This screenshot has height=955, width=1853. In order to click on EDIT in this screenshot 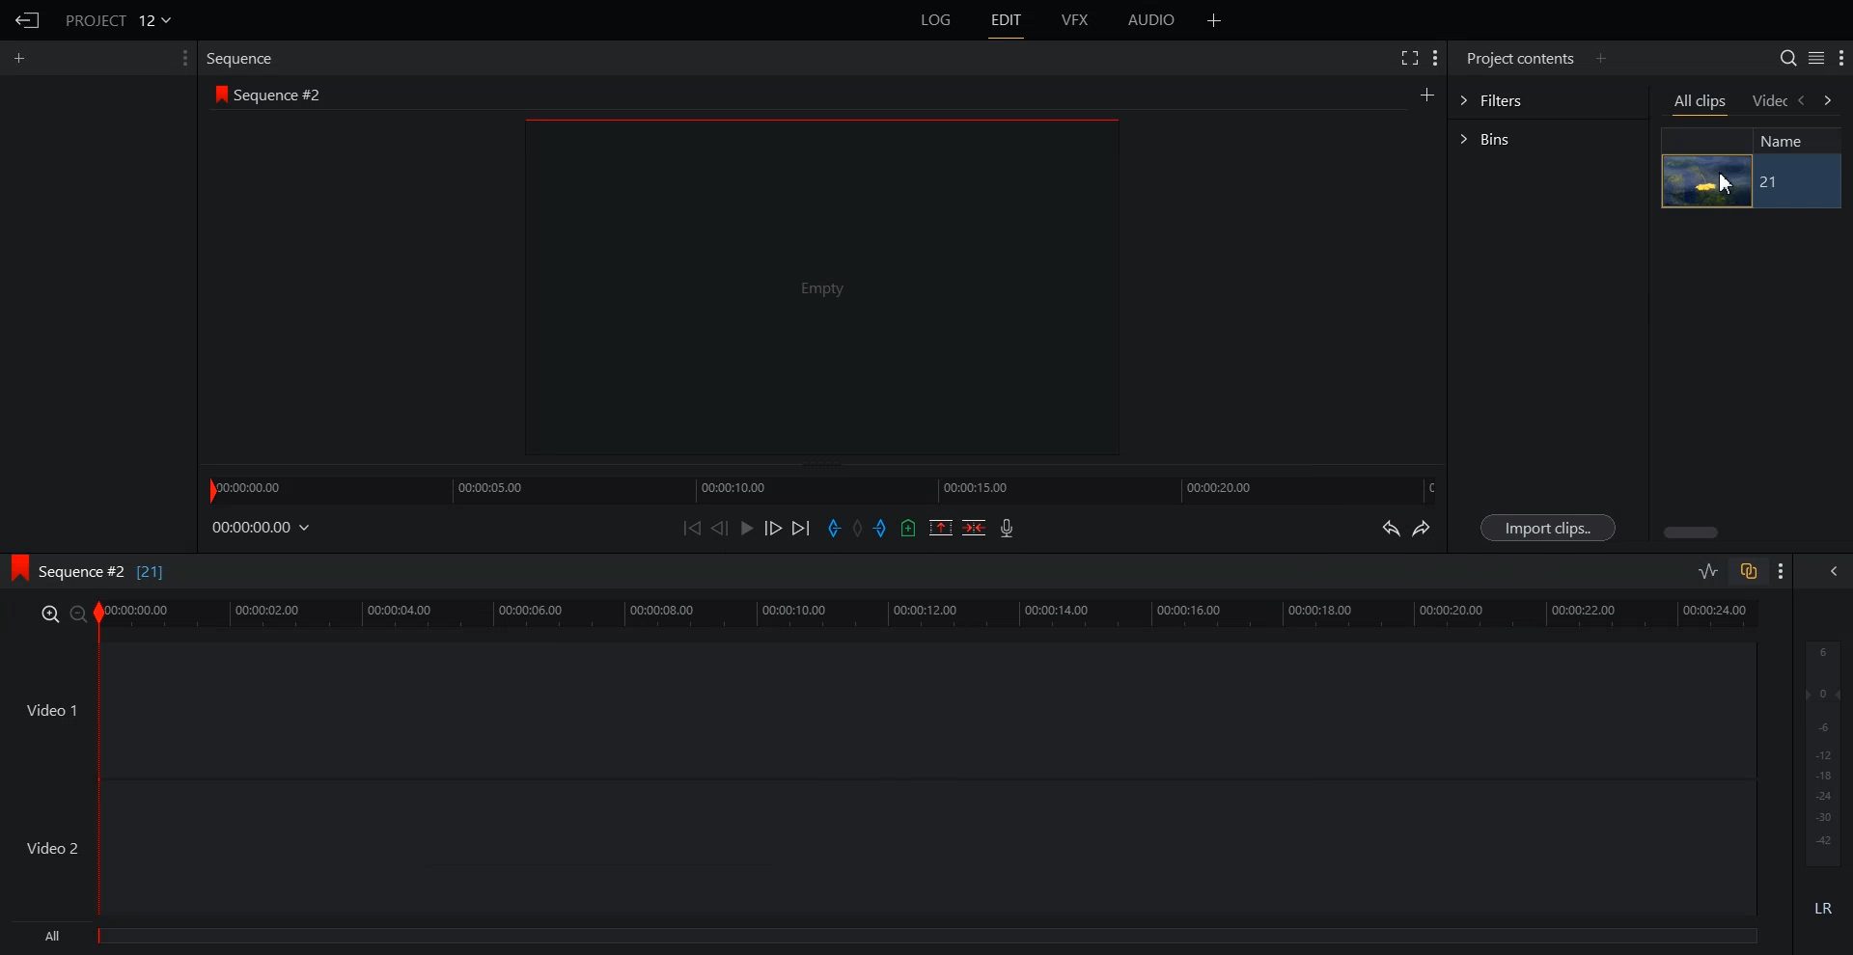, I will do `click(1009, 20)`.